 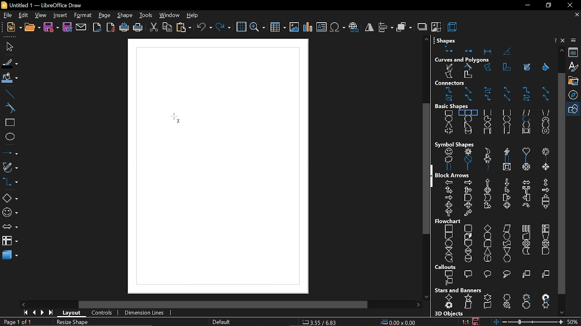 I want to click on move left, so click(x=25, y=304).